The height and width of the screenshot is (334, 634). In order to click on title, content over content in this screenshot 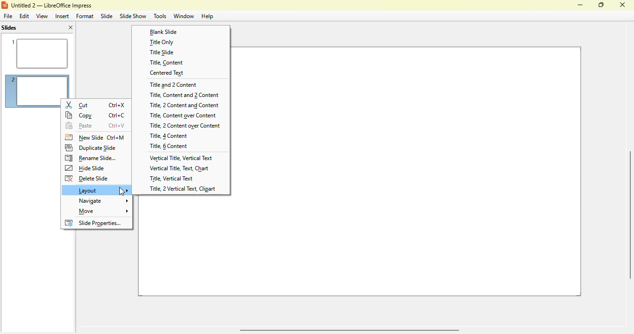, I will do `click(183, 116)`.